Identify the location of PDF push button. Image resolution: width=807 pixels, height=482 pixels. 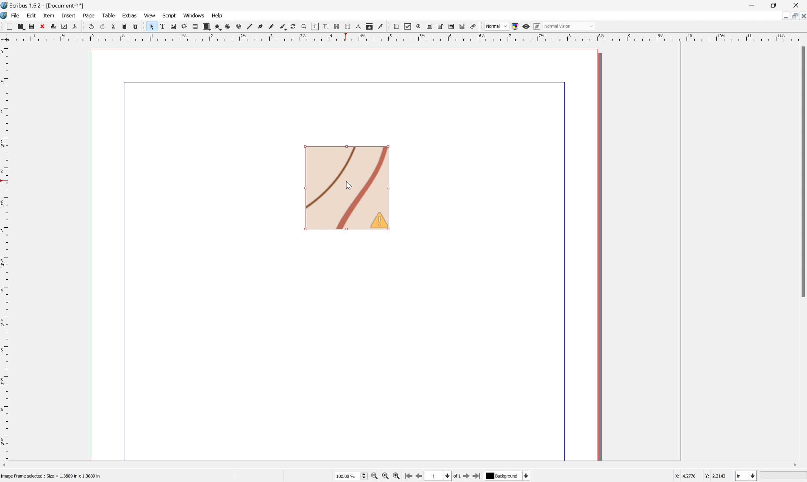
(397, 27).